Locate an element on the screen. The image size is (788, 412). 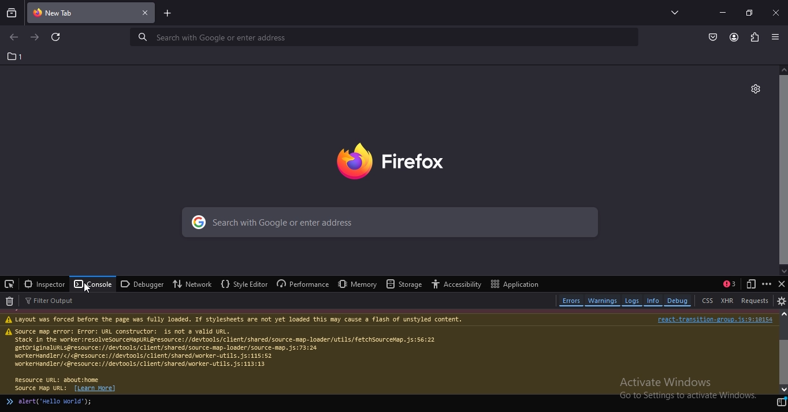
style editor is located at coordinates (245, 284).